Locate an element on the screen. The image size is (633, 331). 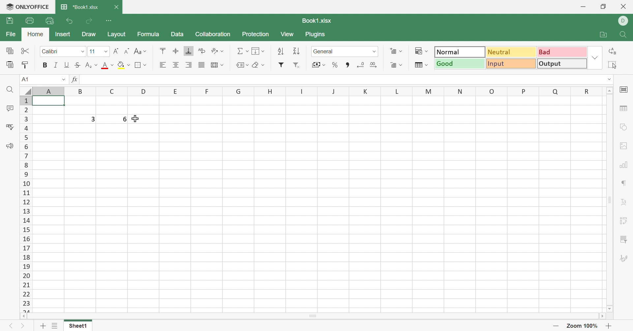
Shape settings is located at coordinates (624, 127).